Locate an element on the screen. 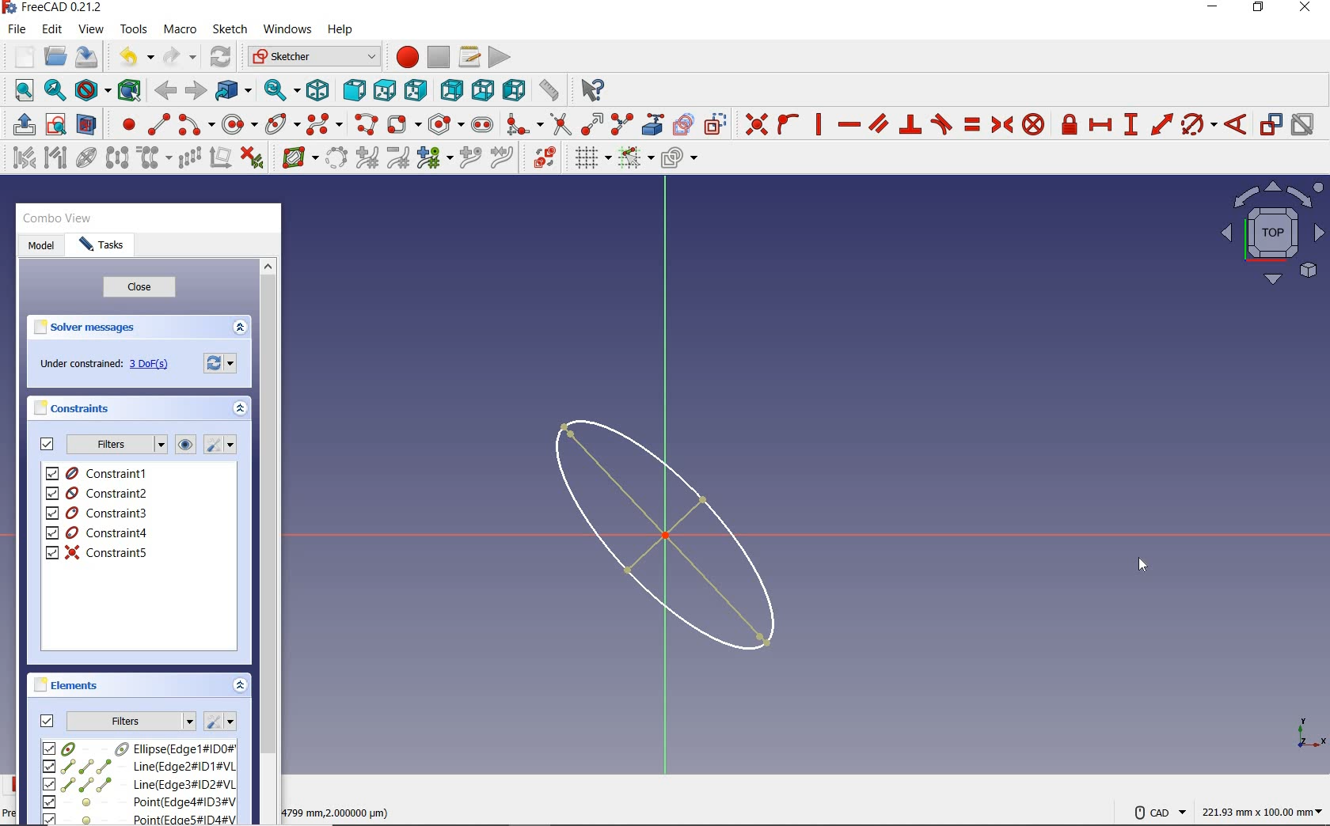 This screenshot has width=1330, height=826. select associated constraint is located at coordinates (20, 157).